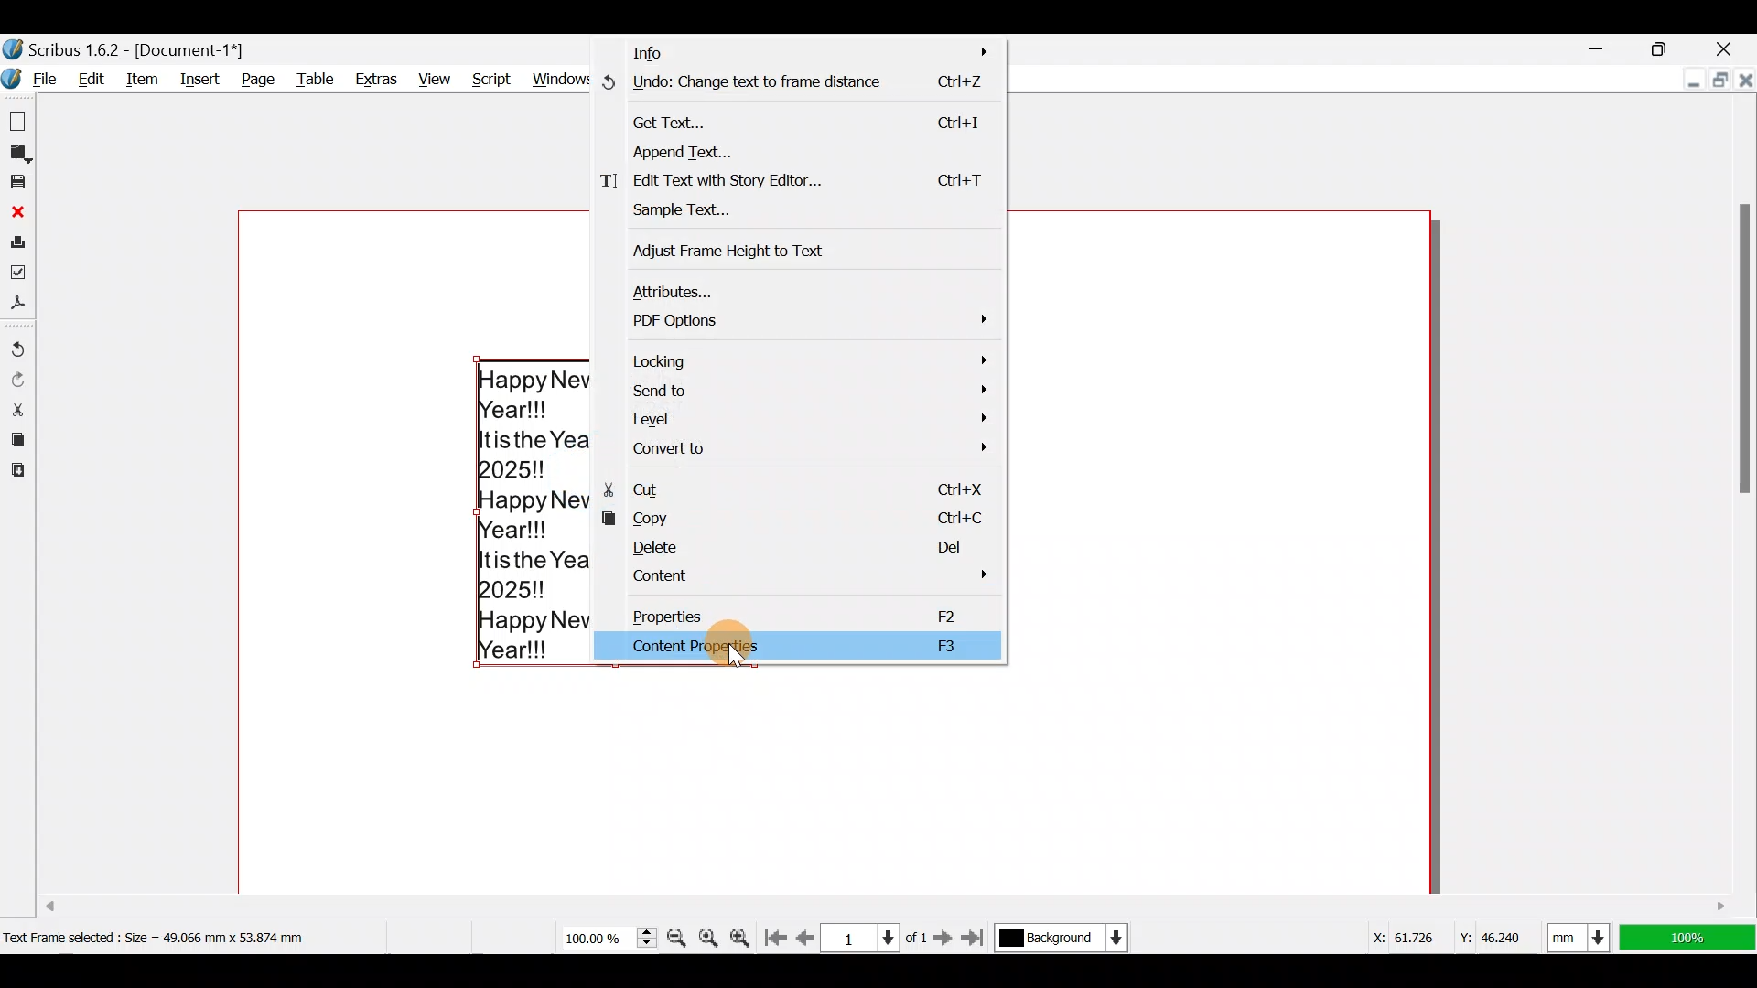  I want to click on Cursor on content properties, so click(731, 660).